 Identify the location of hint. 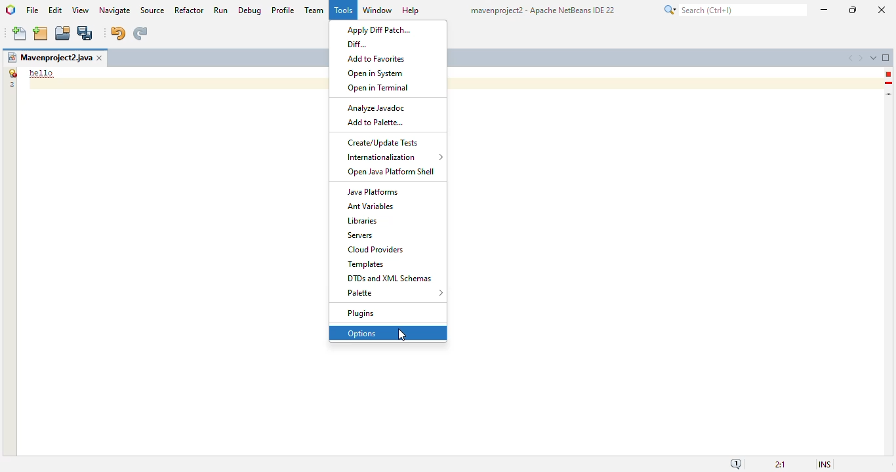
(889, 83).